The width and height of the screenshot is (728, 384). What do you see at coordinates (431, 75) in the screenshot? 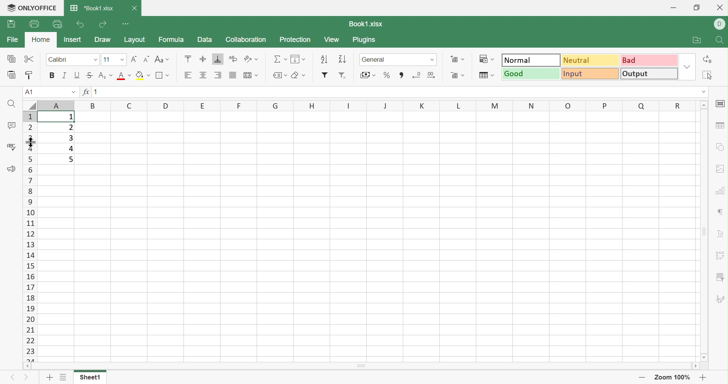
I see `Increment cells` at bounding box center [431, 75].